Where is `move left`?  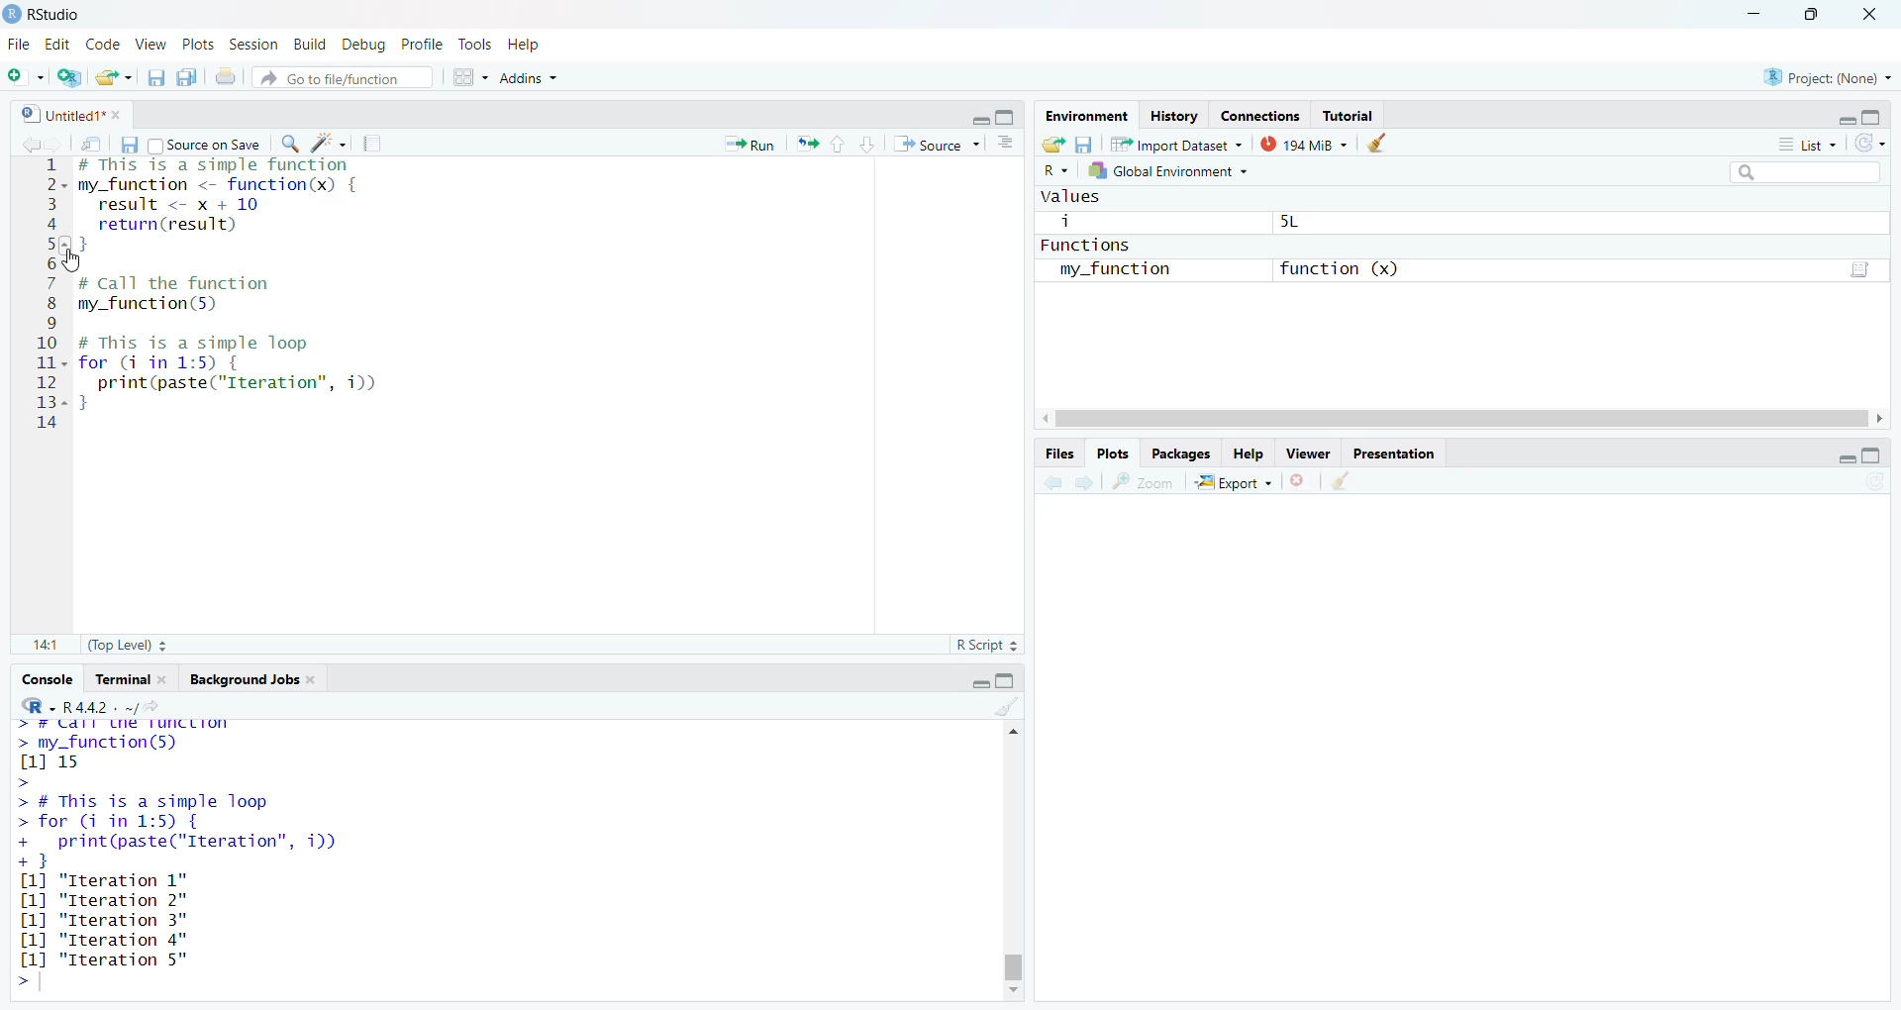
move left is located at coordinates (1048, 419).